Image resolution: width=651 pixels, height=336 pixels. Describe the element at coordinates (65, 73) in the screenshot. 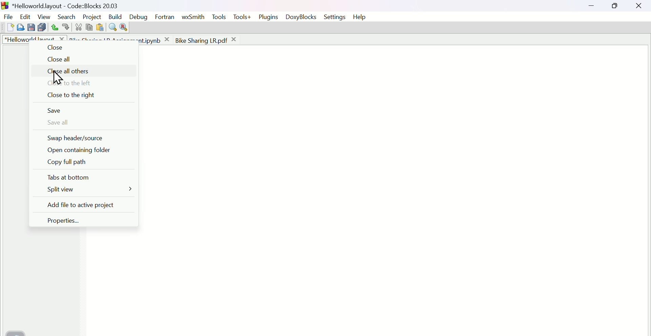

I see `Close all others` at that location.